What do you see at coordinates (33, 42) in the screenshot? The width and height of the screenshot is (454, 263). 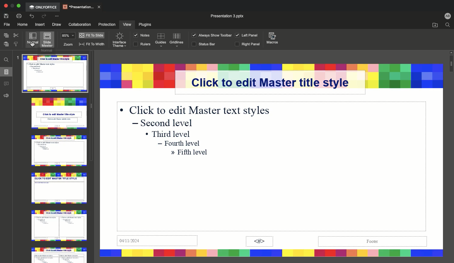 I see `Cursor` at bounding box center [33, 42].